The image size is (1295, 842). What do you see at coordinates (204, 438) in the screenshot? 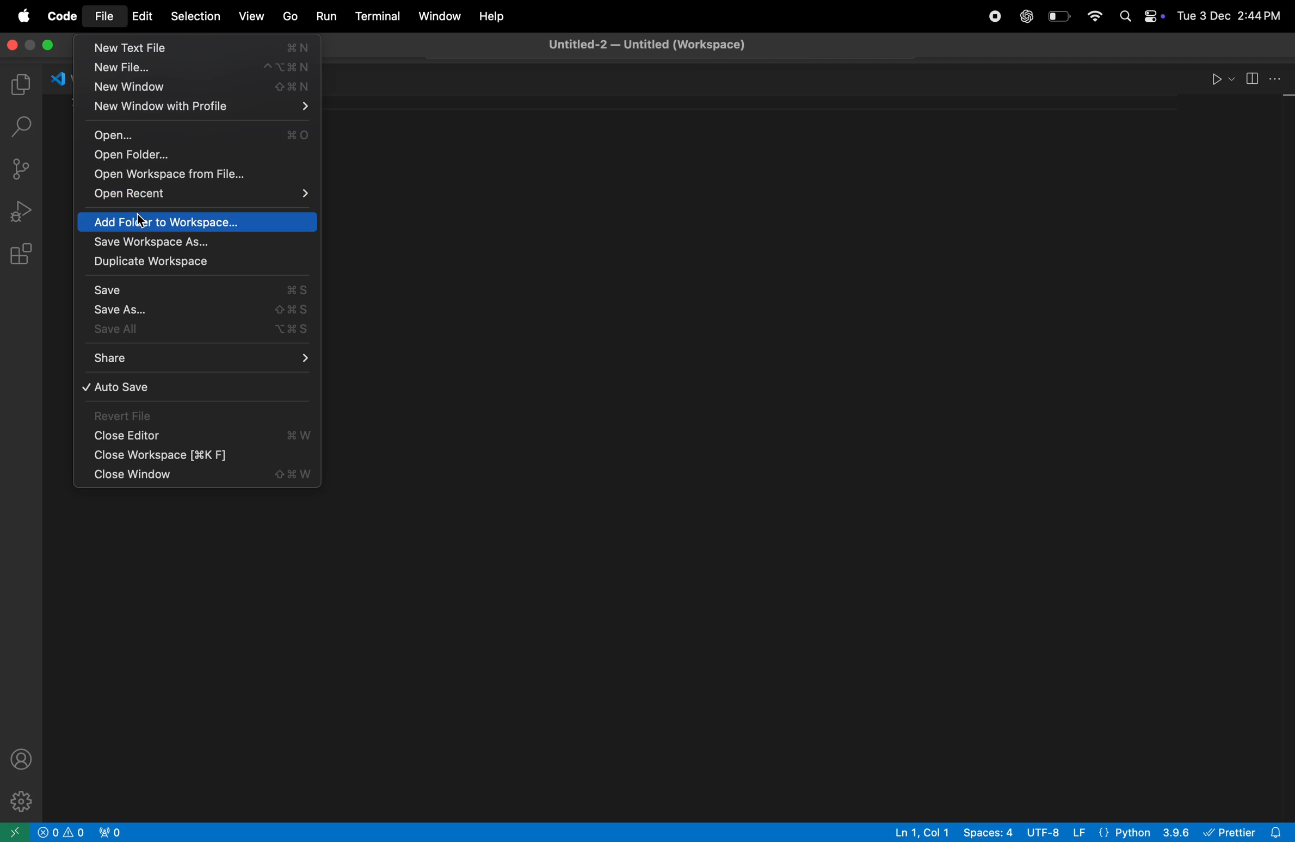
I see `close editor` at bounding box center [204, 438].